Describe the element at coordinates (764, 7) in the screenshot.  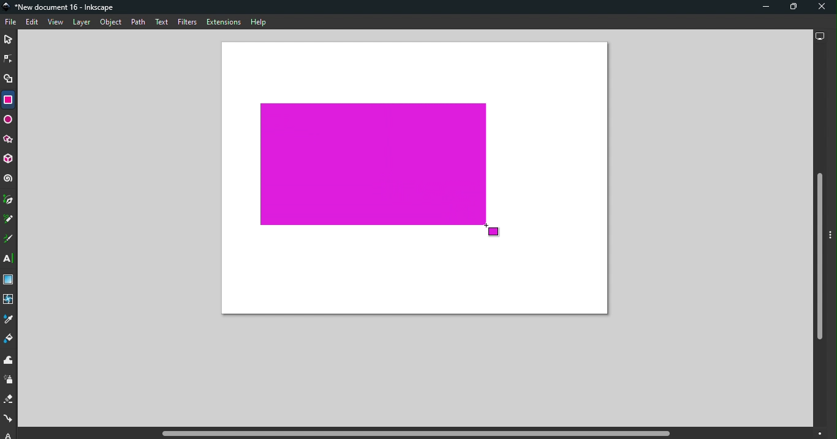
I see `Minimize` at that location.